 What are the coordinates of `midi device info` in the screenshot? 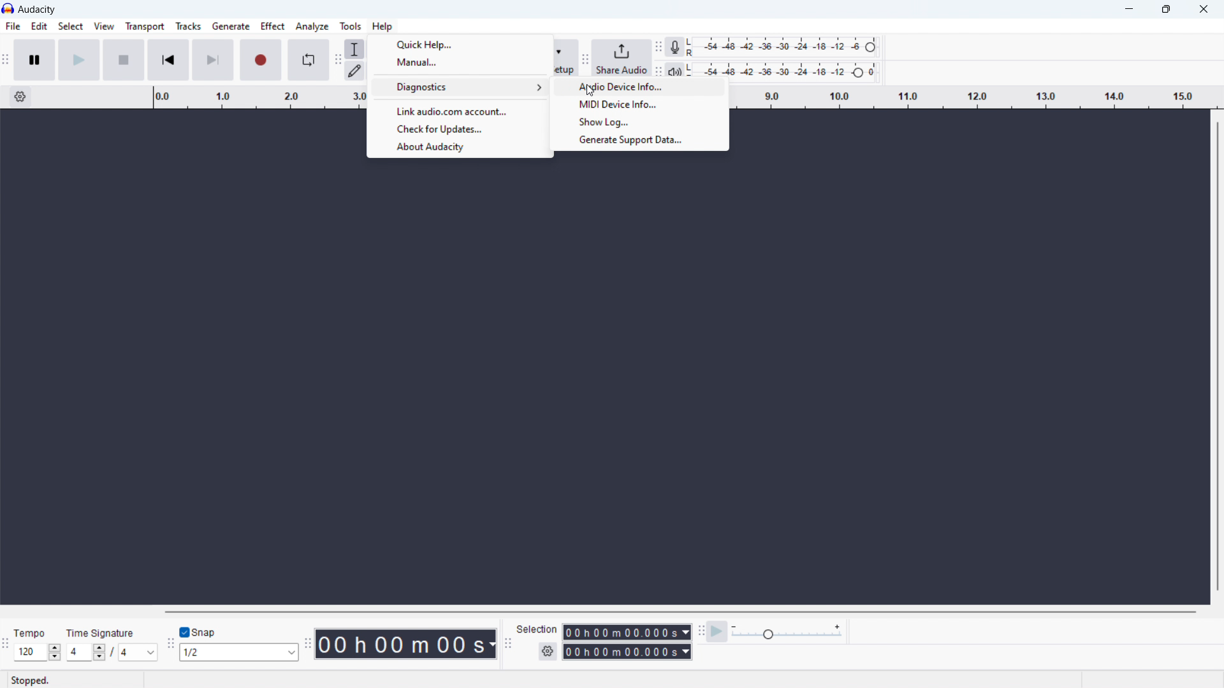 It's located at (640, 105).